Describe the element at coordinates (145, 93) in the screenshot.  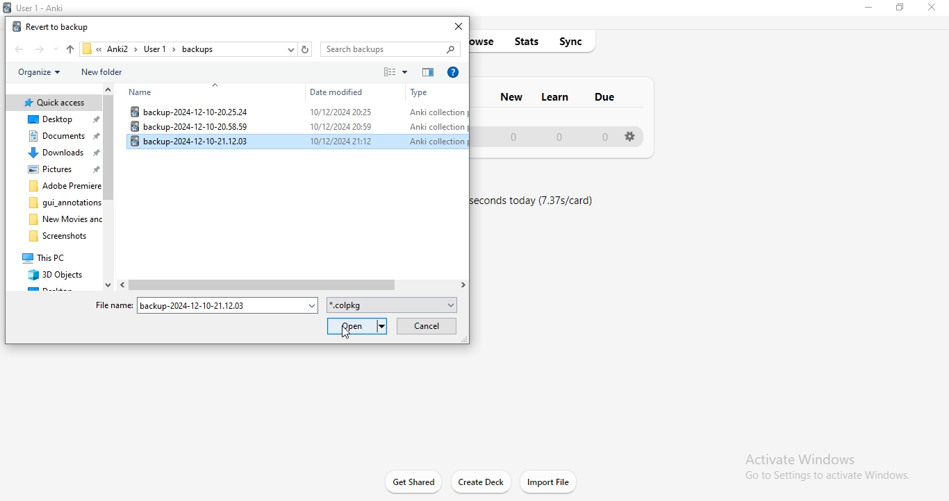
I see `name` at that location.